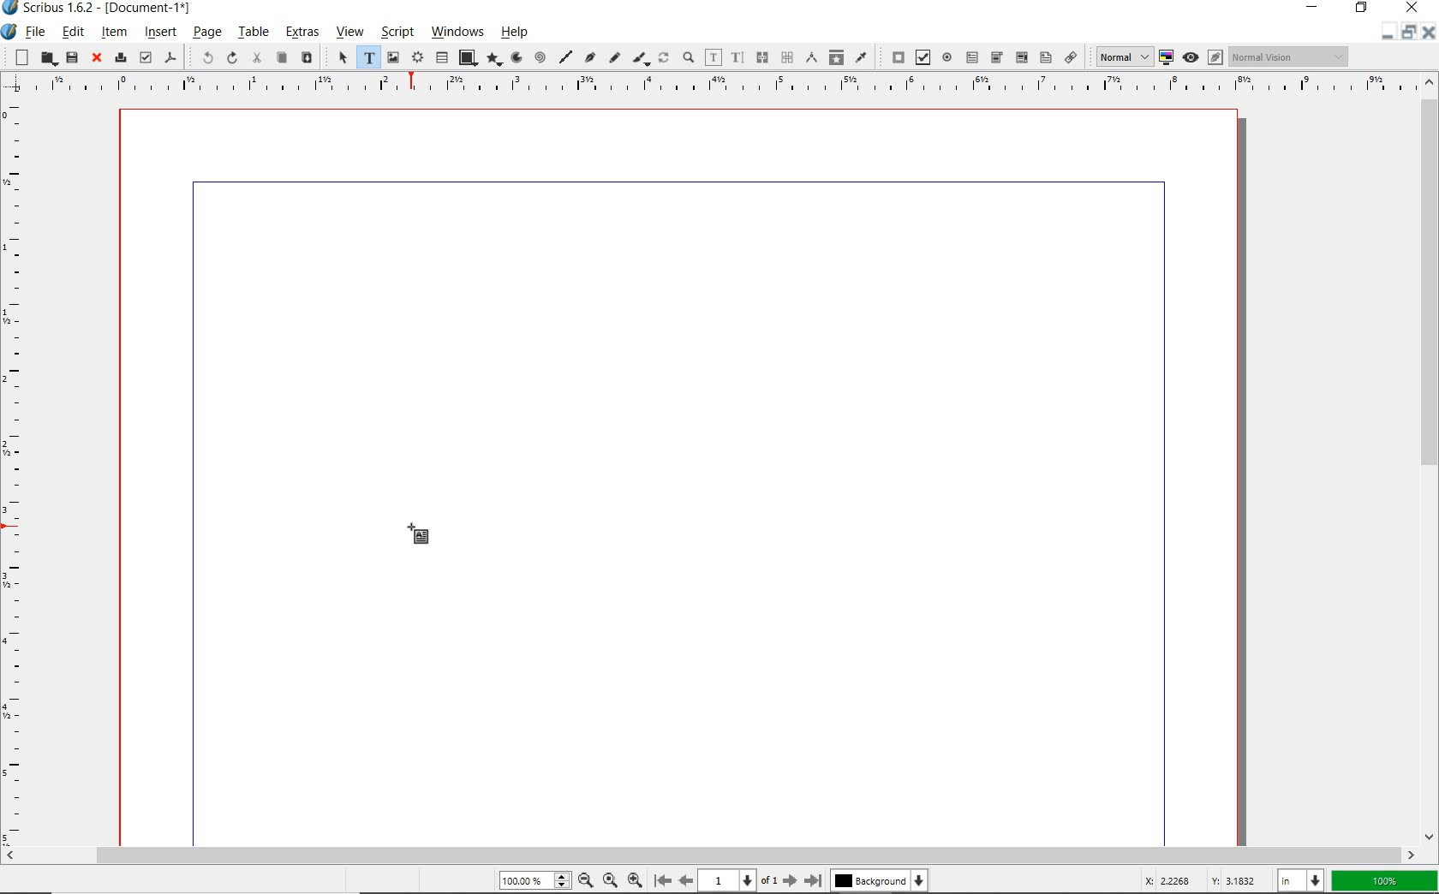 Image resolution: width=1439 pixels, height=894 pixels. What do you see at coordinates (1289, 57) in the screenshot?
I see `Normal vision` at bounding box center [1289, 57].